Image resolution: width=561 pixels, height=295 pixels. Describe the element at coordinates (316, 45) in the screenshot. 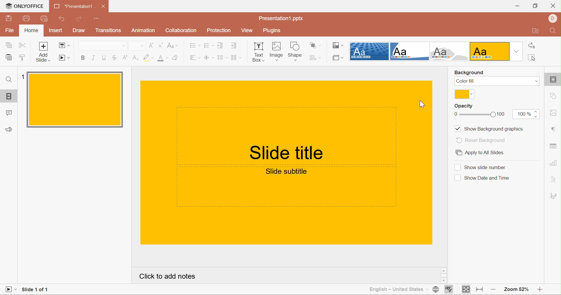

I see `Arrange shape` at that location.